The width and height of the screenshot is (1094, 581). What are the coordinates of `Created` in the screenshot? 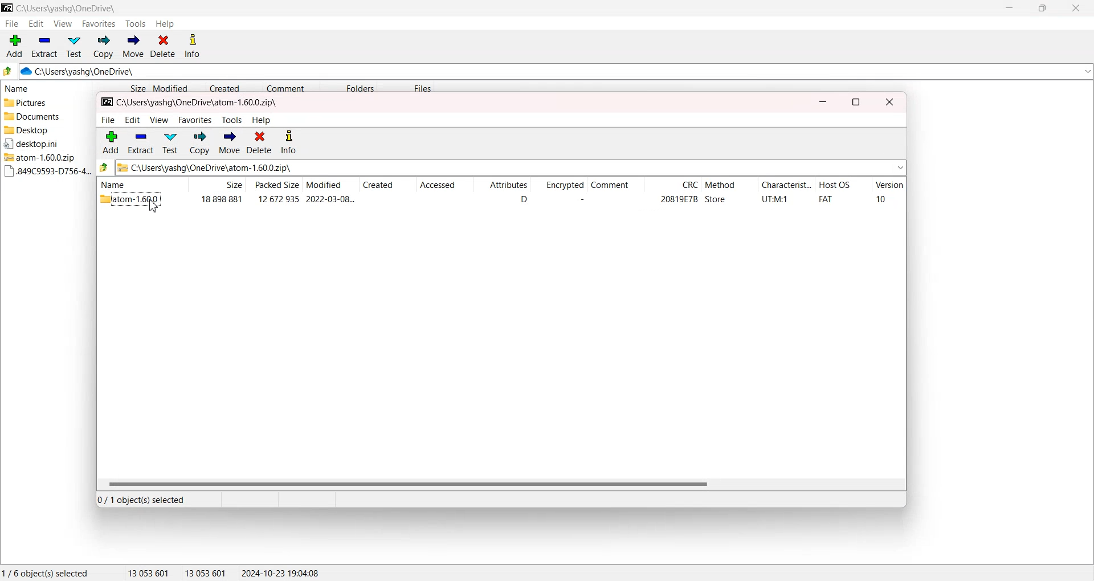 It's located at (387, 186).